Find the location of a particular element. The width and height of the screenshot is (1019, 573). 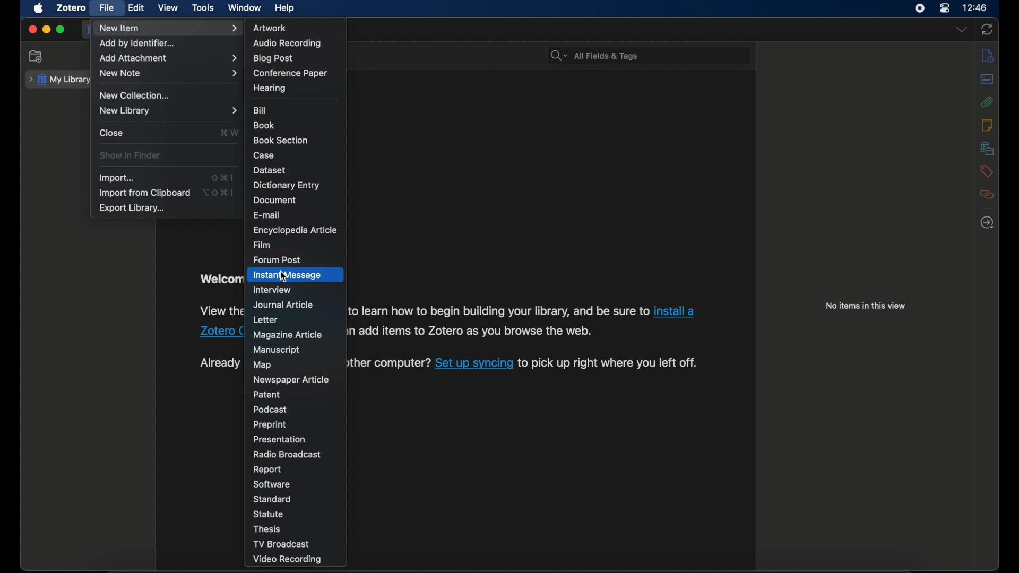

notes is located at coordinates (989, 55).